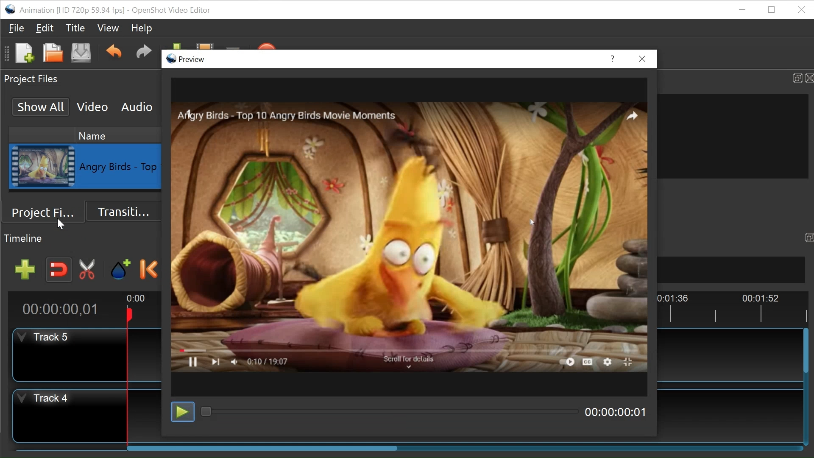 Image resolution: width=814 pixels, height=458 pixels. I want to click on Track Header, so click(68, 416).